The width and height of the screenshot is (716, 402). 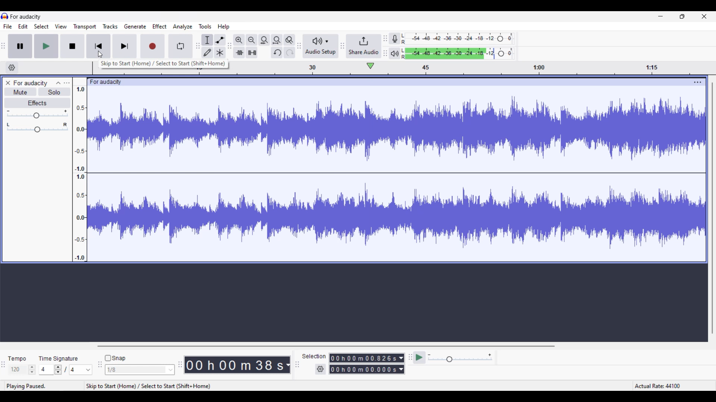 What do you see at coordinates (205, 26) in the screenshot?
I see `Tools menu` at bounding box center [205, 26].